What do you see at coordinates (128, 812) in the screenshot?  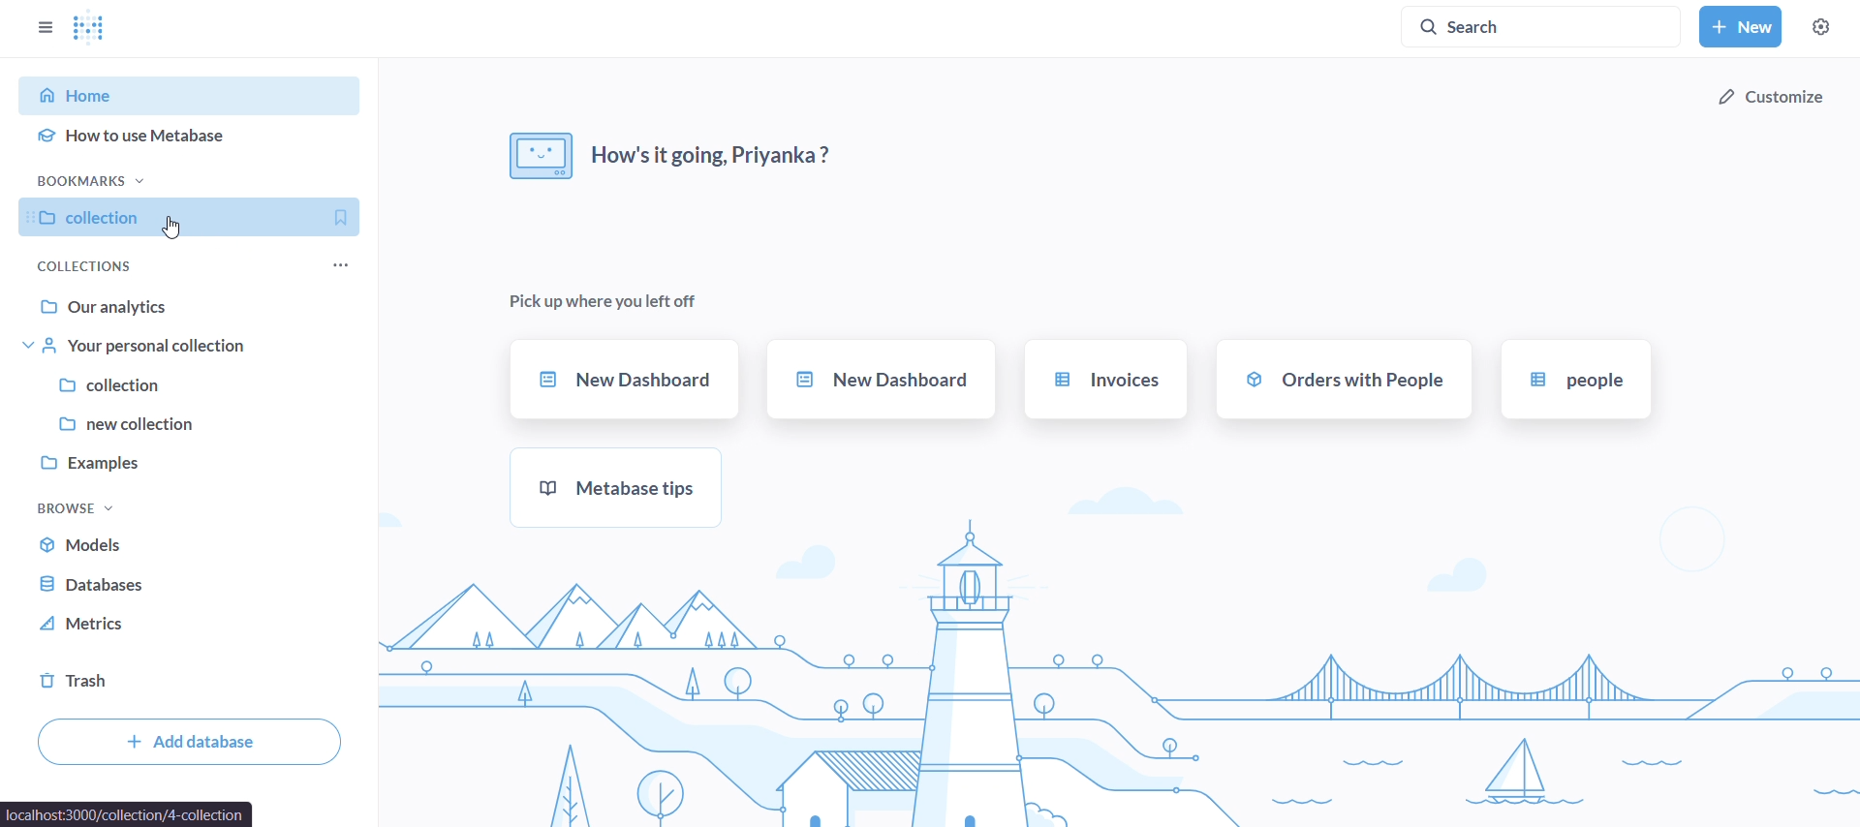 I see `url: localhost:3000/collection/4-collection` at bounding box center [128, 812].